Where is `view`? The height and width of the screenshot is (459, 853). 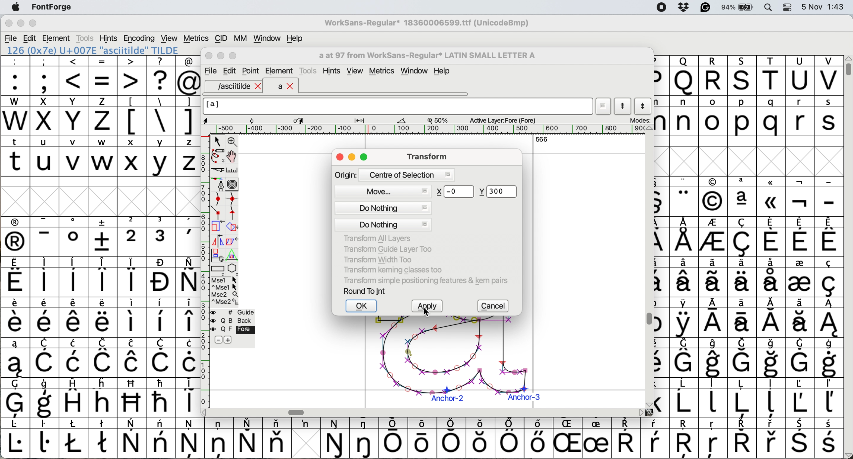
view is located at coordinates (354, 71).